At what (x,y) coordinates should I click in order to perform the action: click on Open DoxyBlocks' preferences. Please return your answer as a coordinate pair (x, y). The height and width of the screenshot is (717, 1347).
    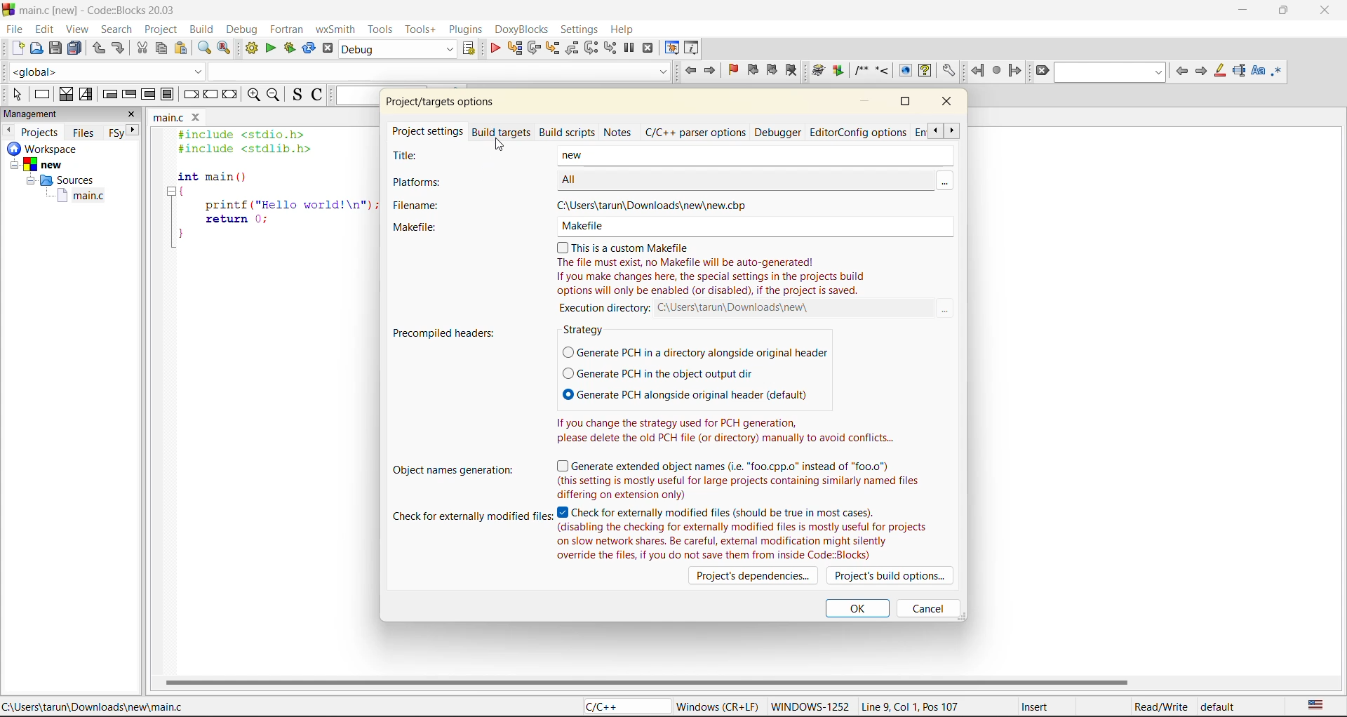
    Looking at the image, I should click on (948, 72).